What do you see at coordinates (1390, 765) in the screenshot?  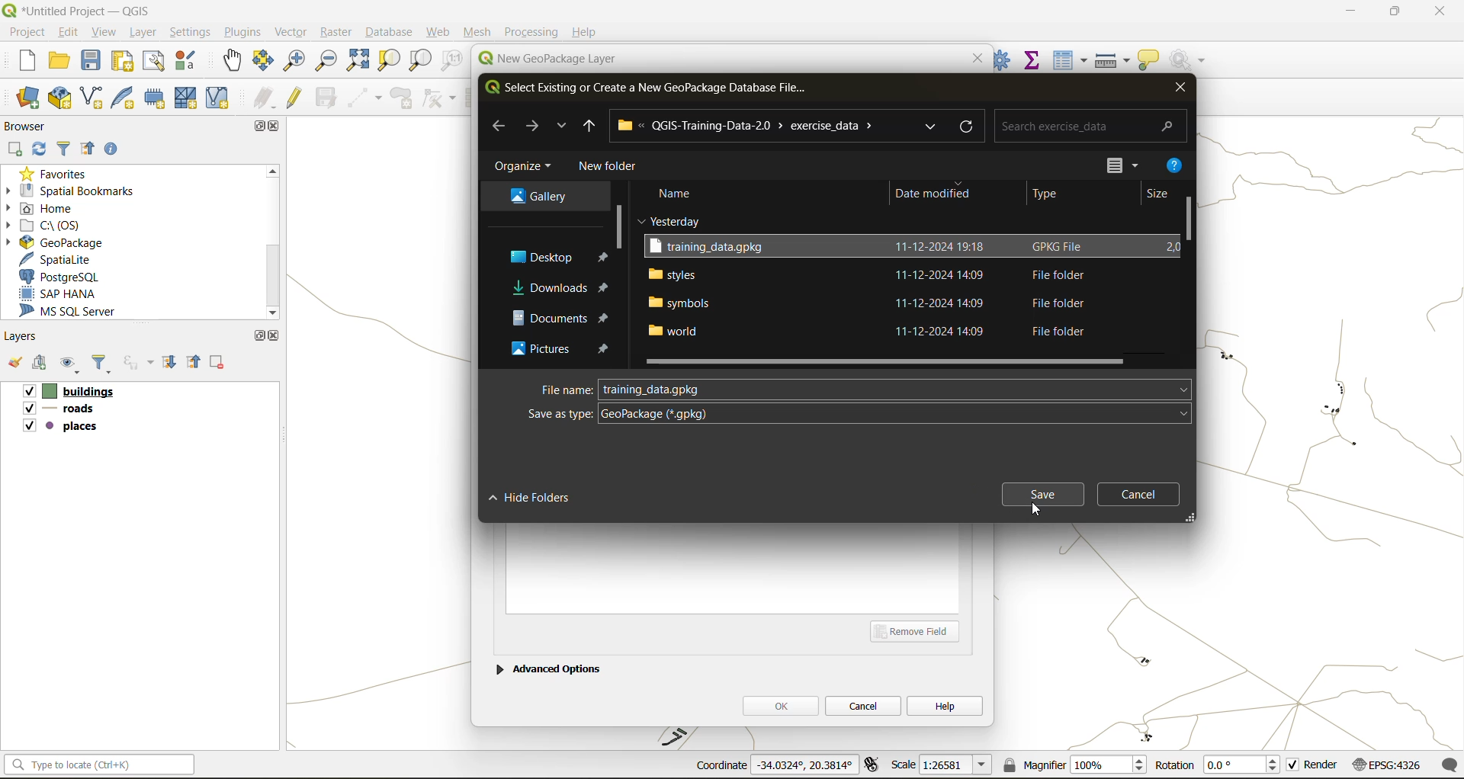 I see `crs (EPSG:4326)` at bounding box center [1390, 765].